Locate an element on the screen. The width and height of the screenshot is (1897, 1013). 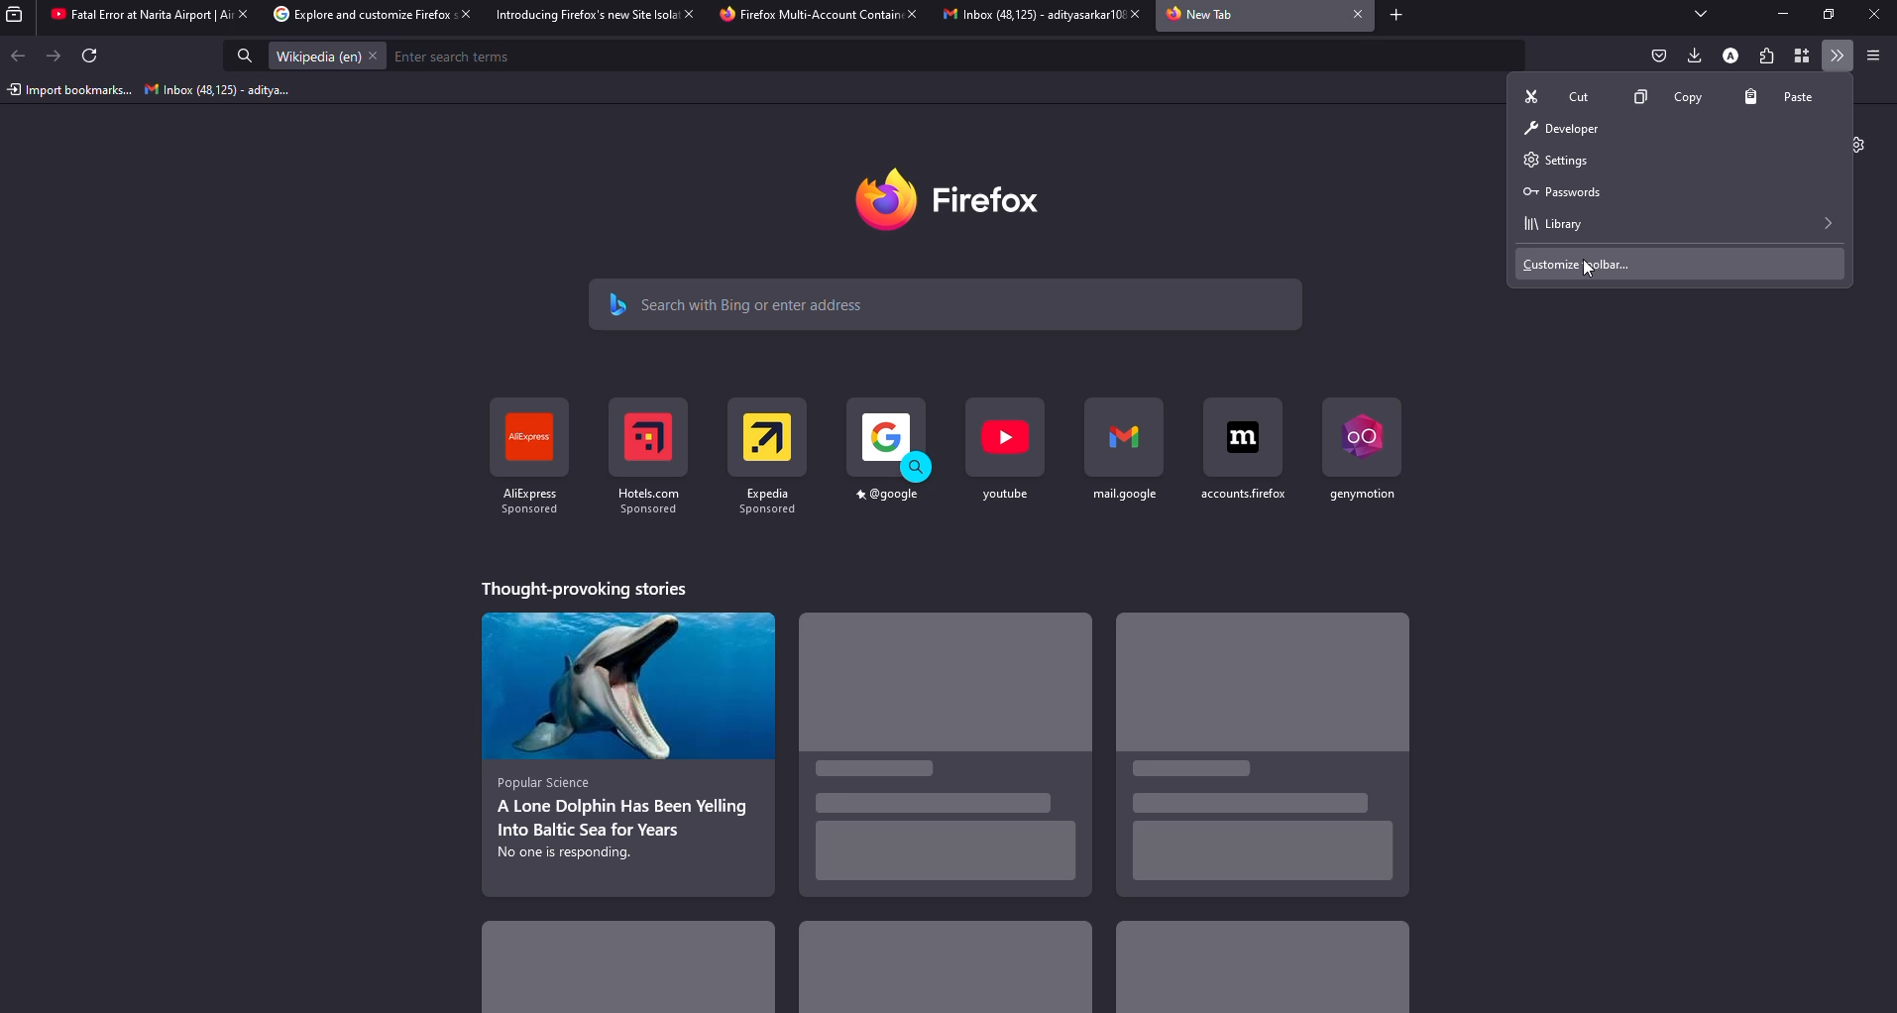
profile is located at coordinates (1730, 54).